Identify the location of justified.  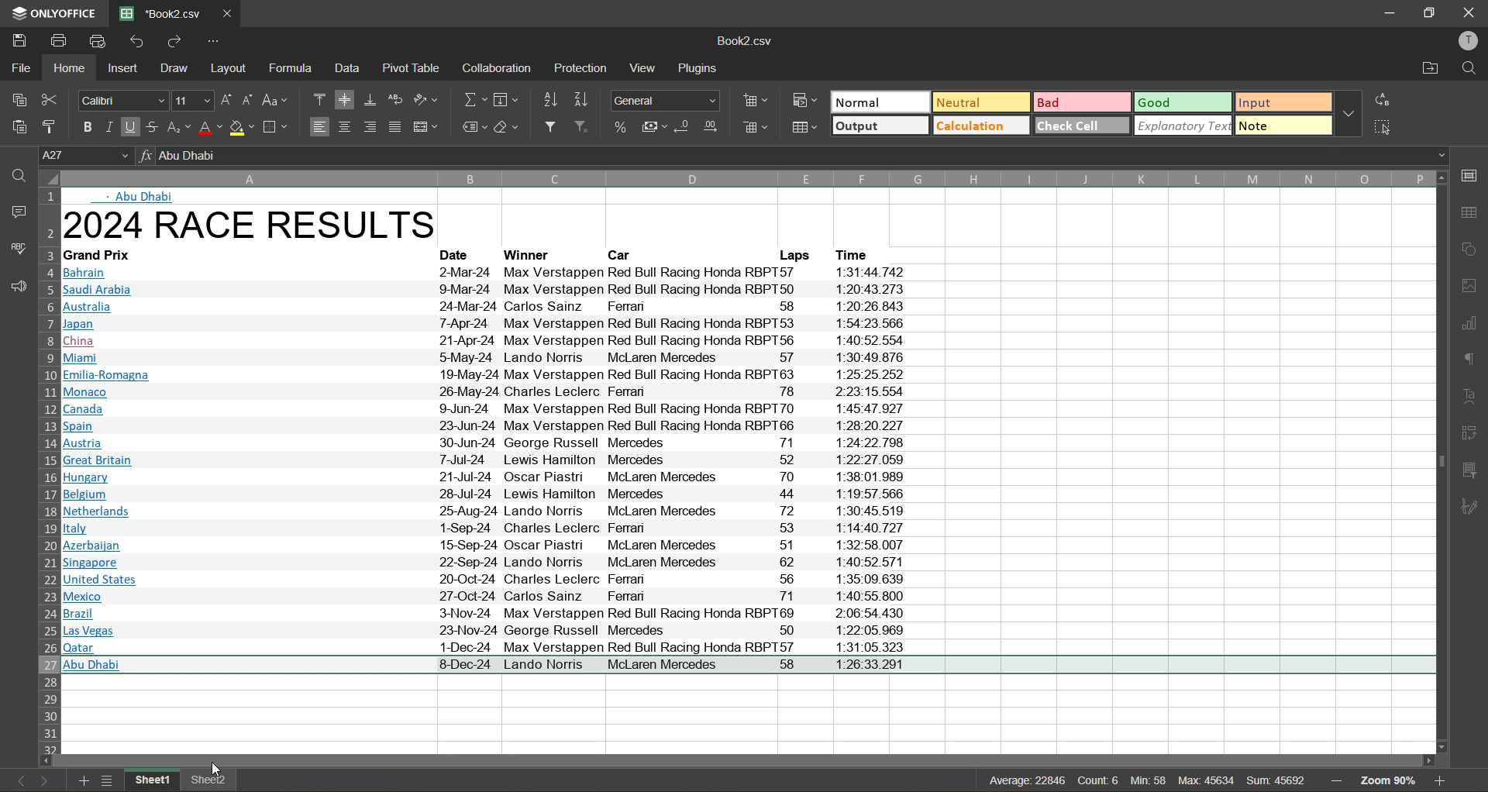
(398, 129).